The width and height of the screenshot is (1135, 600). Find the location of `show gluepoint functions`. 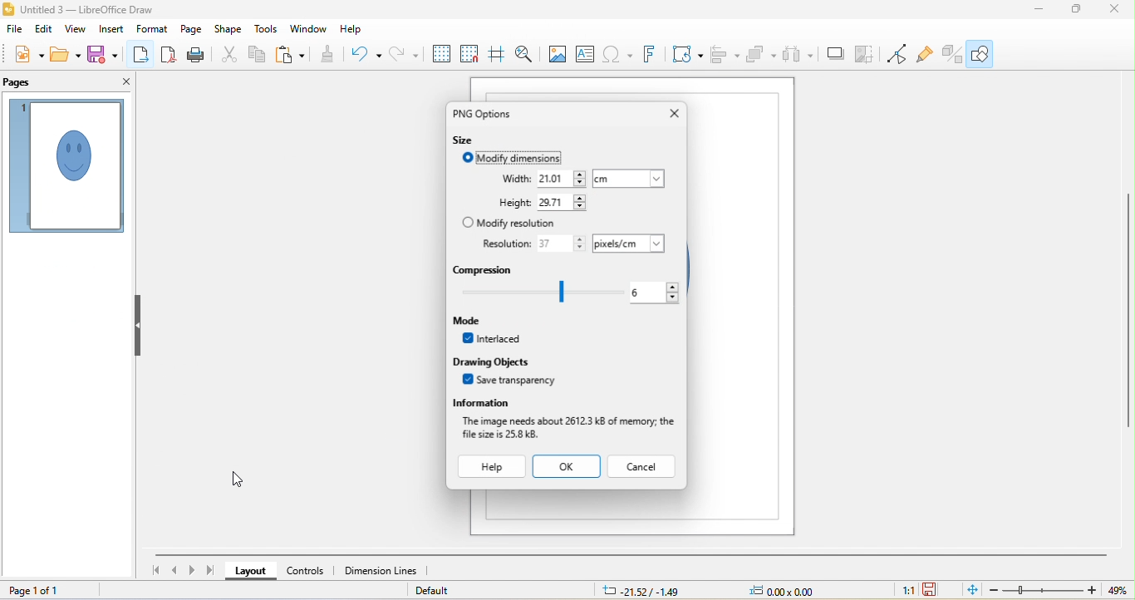

show gluepoint functions is located at coordinates (924, 57).